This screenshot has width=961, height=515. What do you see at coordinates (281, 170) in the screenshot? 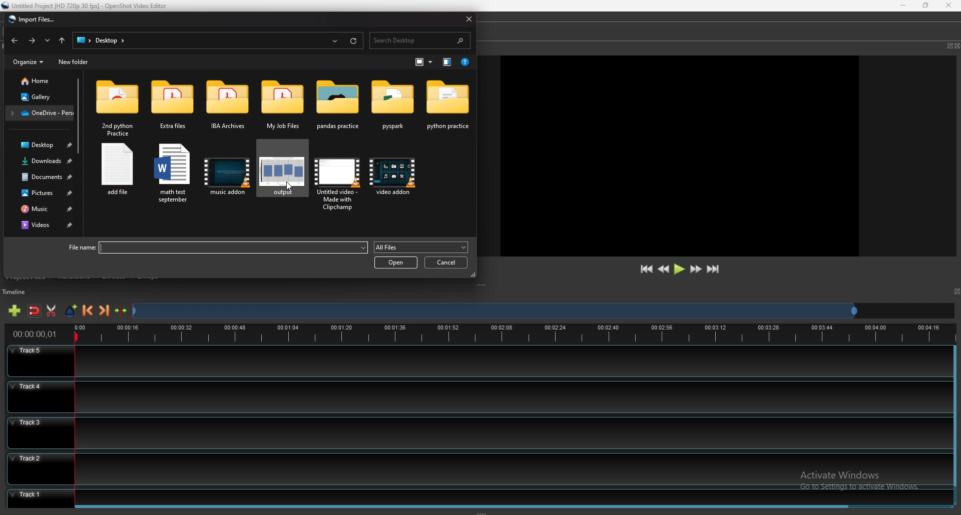
I see `file` at bounding box center [281, 170].